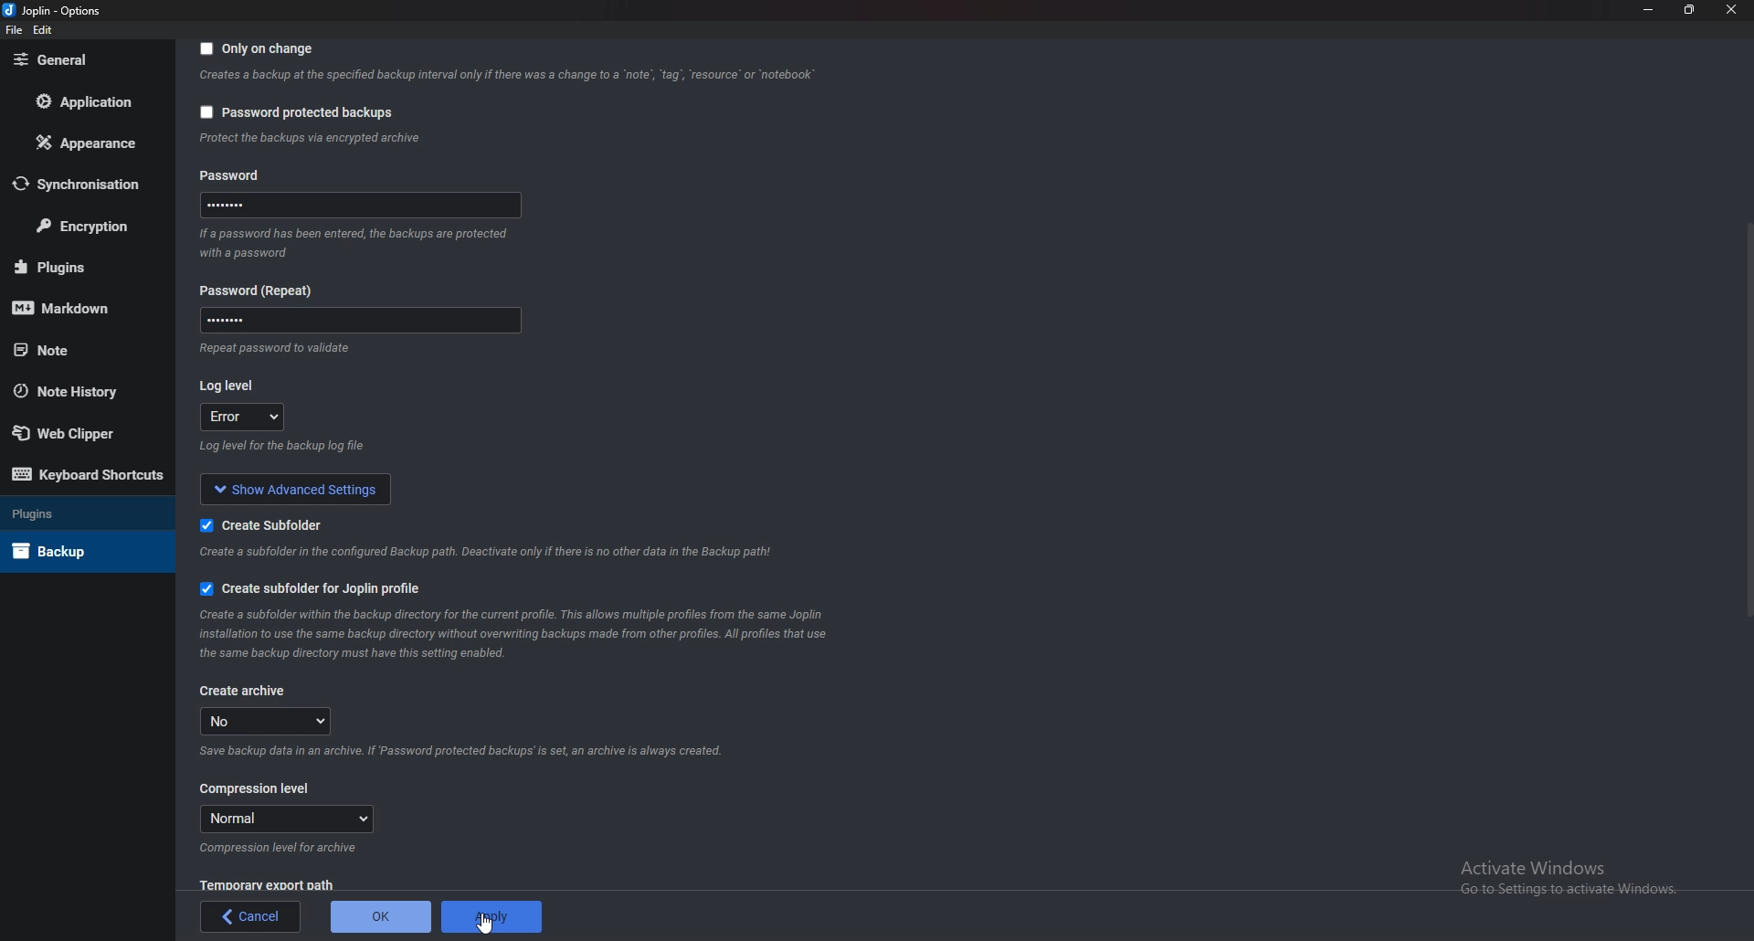  What do you see at coordinates (1649, 9) in the screenshot?
I see `minimize` at bounding box center [1649, 9].